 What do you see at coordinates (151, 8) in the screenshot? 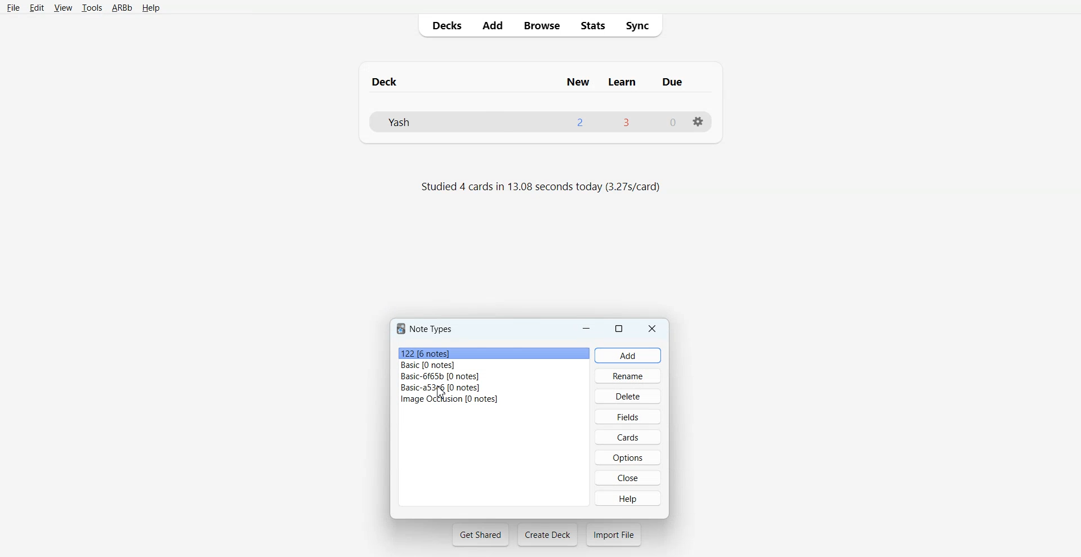
I see `Help` at bounding box center [151, 8].